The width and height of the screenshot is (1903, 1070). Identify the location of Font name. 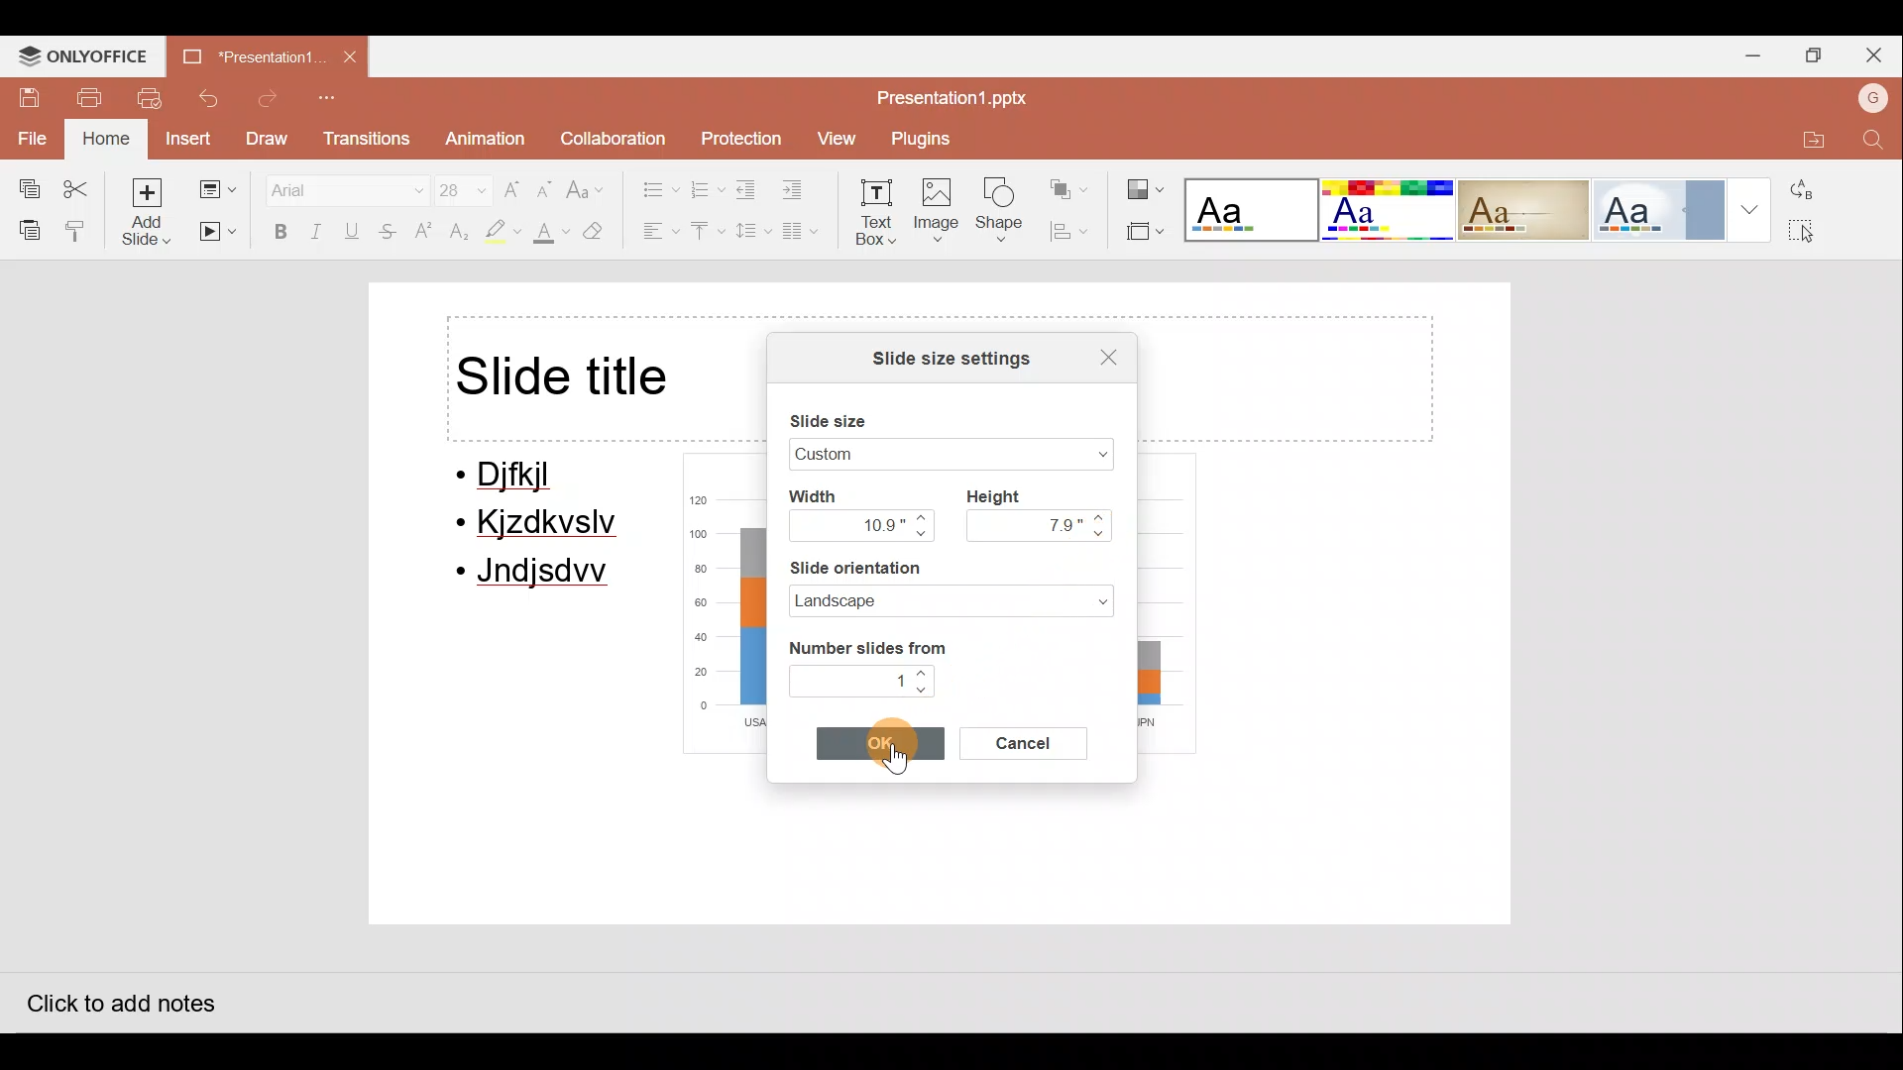
(334, 186).